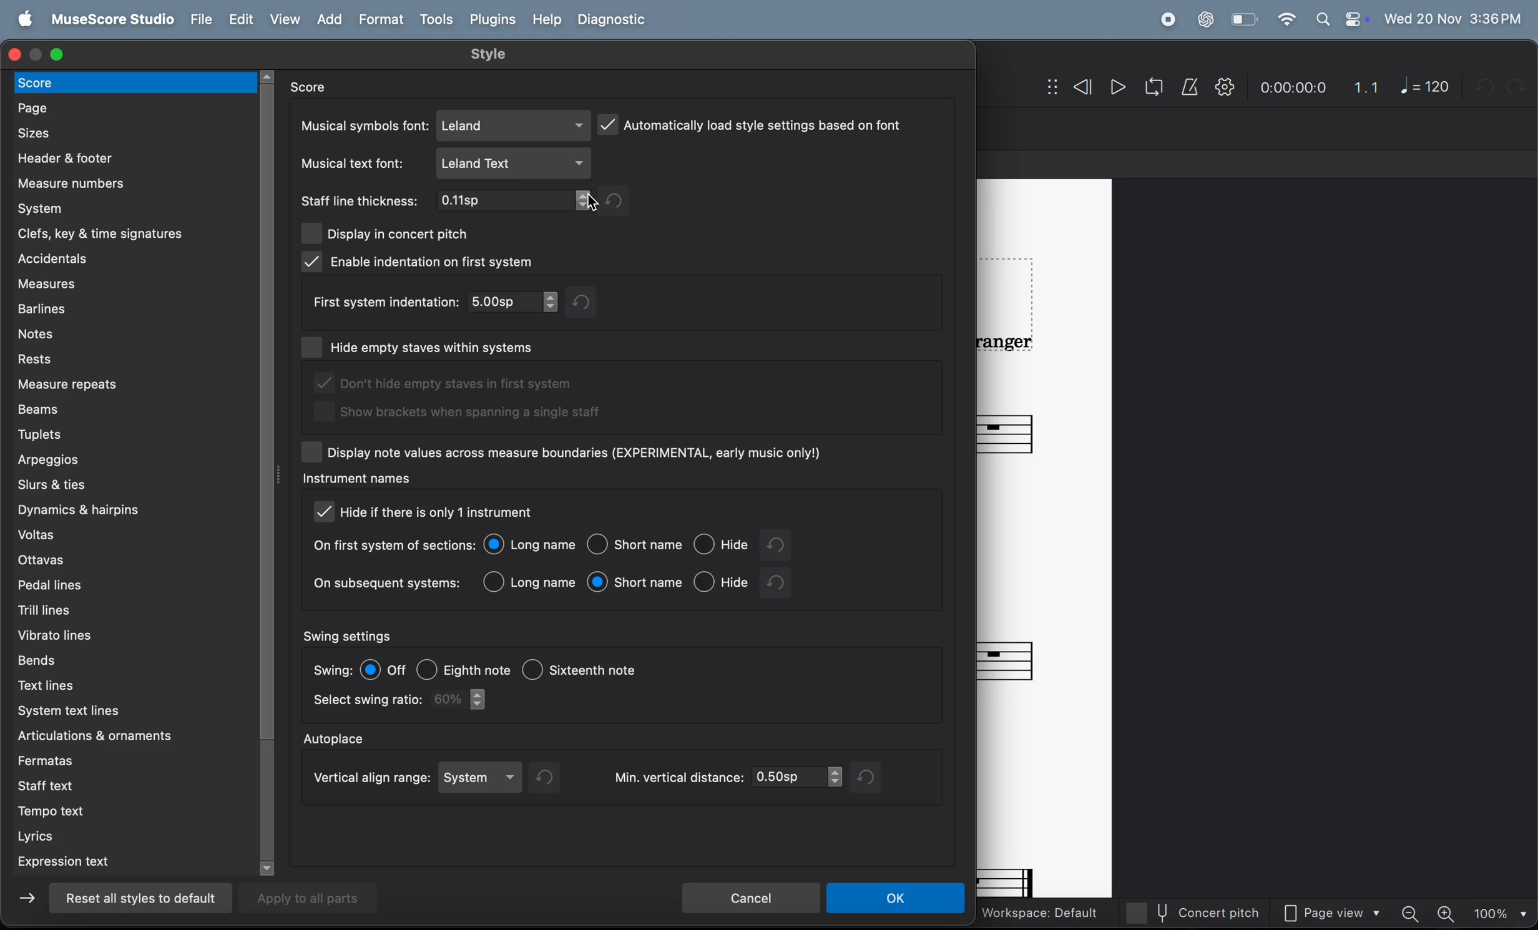 This screenshot has height=930, width=1538. What do you see at coordinates (1192, 87) in the screenshot?
I see `metronome` at bounding box center [1192, 87].